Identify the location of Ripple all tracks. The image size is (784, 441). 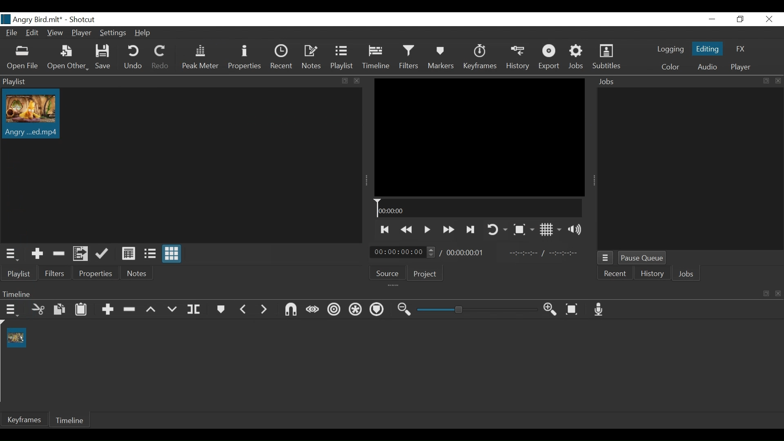
(354, 310).